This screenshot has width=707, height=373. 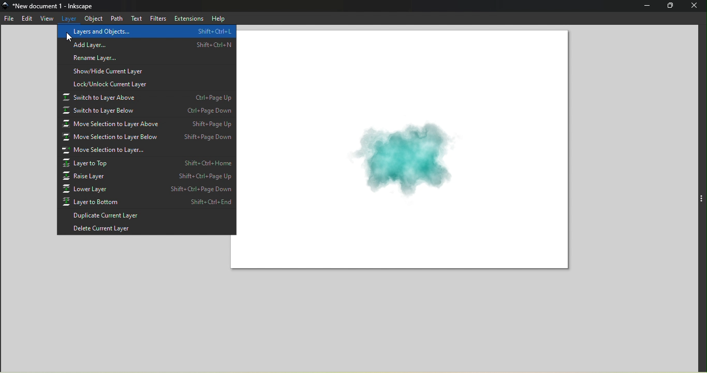 I want to click on Move selection to layer above, so click(x=148, y=125).